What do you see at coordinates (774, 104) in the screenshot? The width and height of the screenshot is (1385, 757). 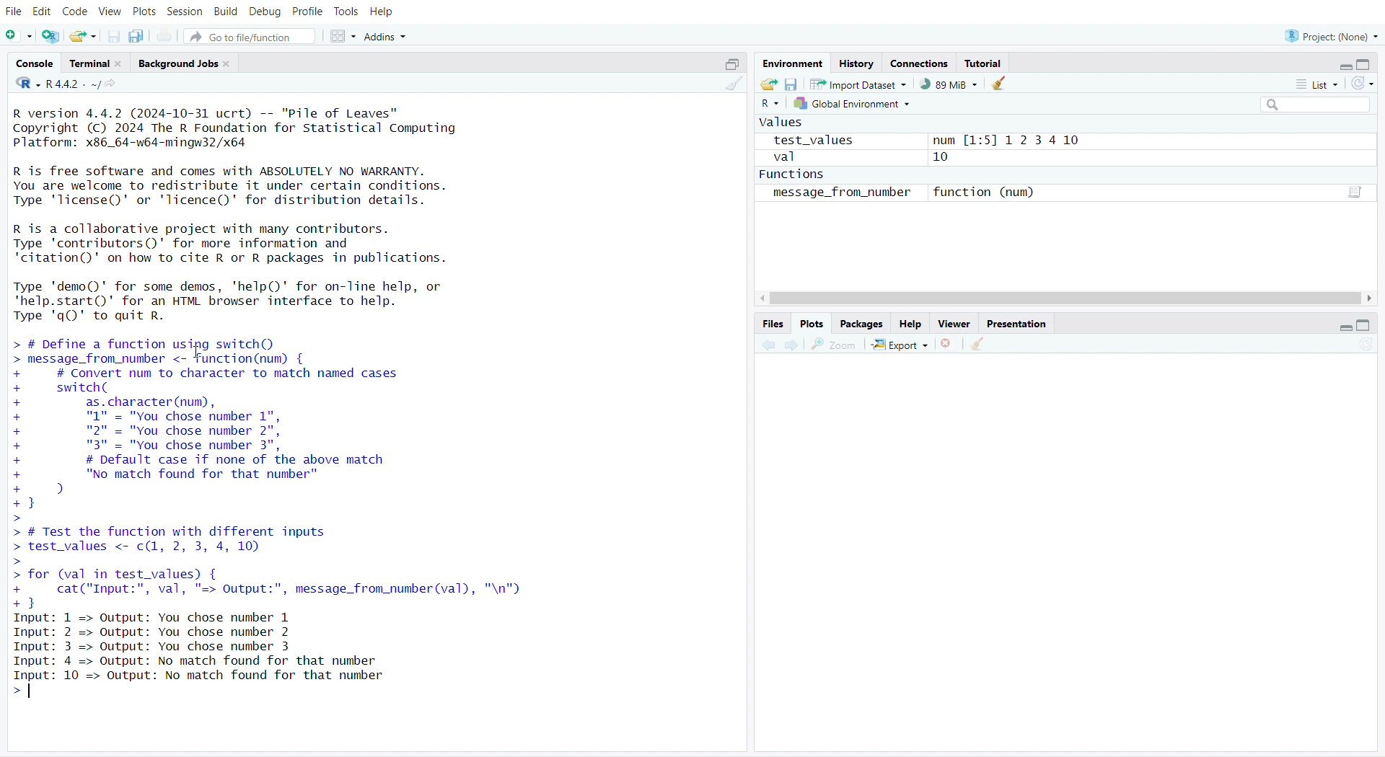 I see `R` at bounding box center [774, 104].